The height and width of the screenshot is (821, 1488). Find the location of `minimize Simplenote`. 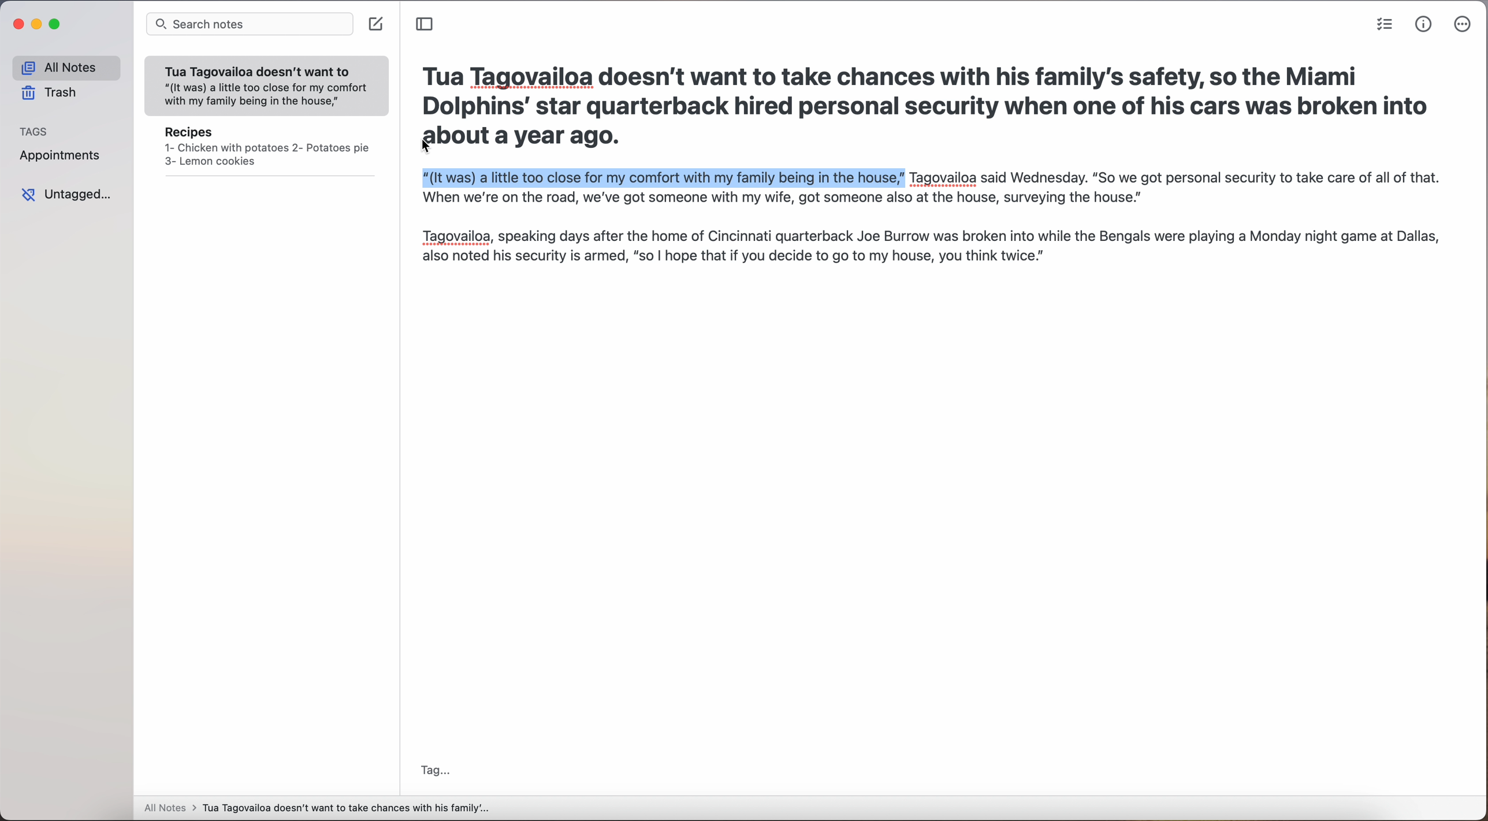

minimize Simplenote is located at coordinates (38, 24).